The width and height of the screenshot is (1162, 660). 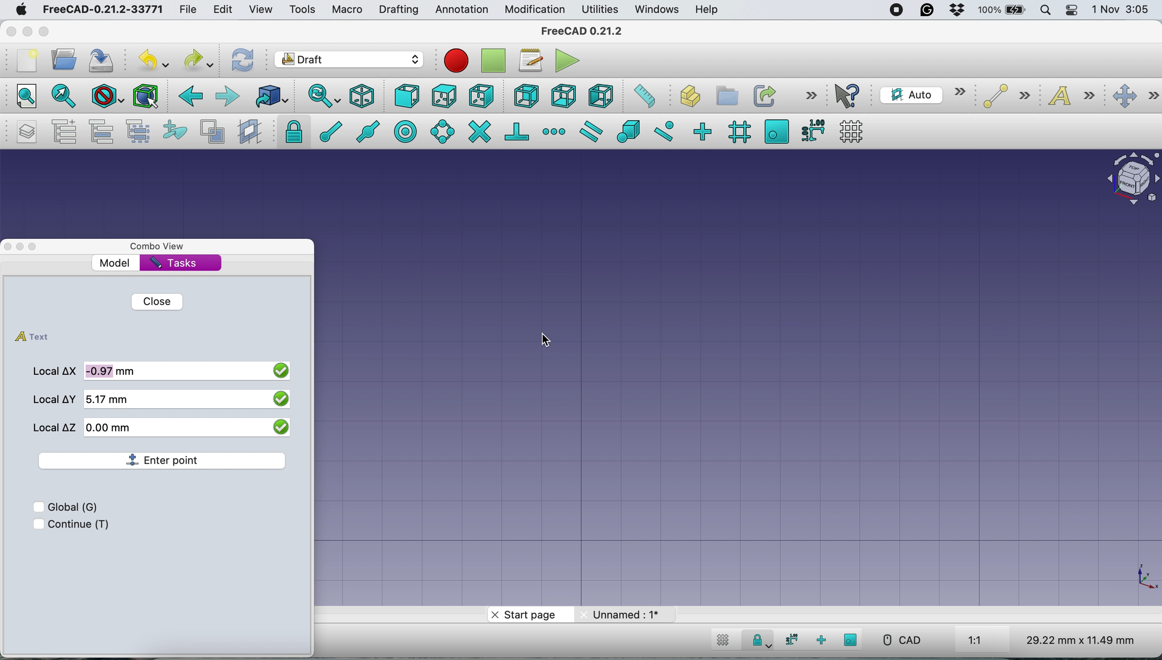 I want to click on snap lock, so click(x=757, y=640).